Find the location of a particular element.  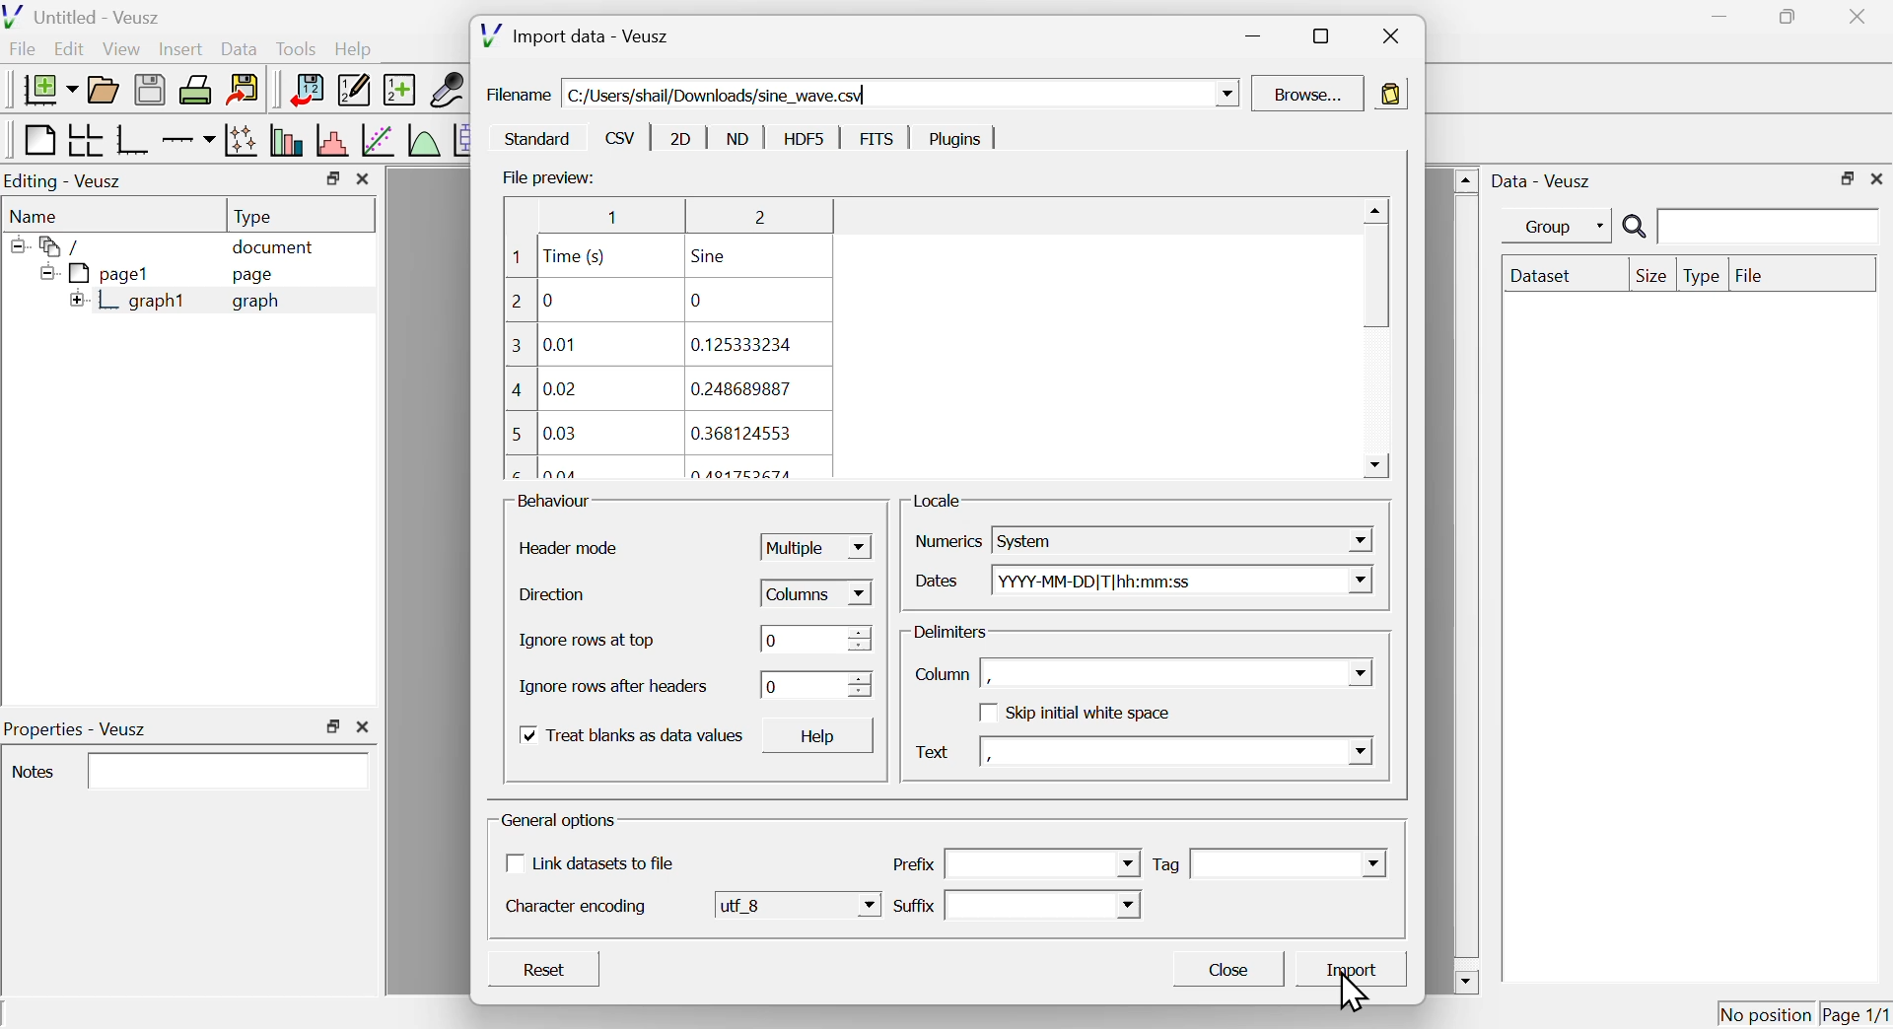

options is located at coordinates (1389, 95).